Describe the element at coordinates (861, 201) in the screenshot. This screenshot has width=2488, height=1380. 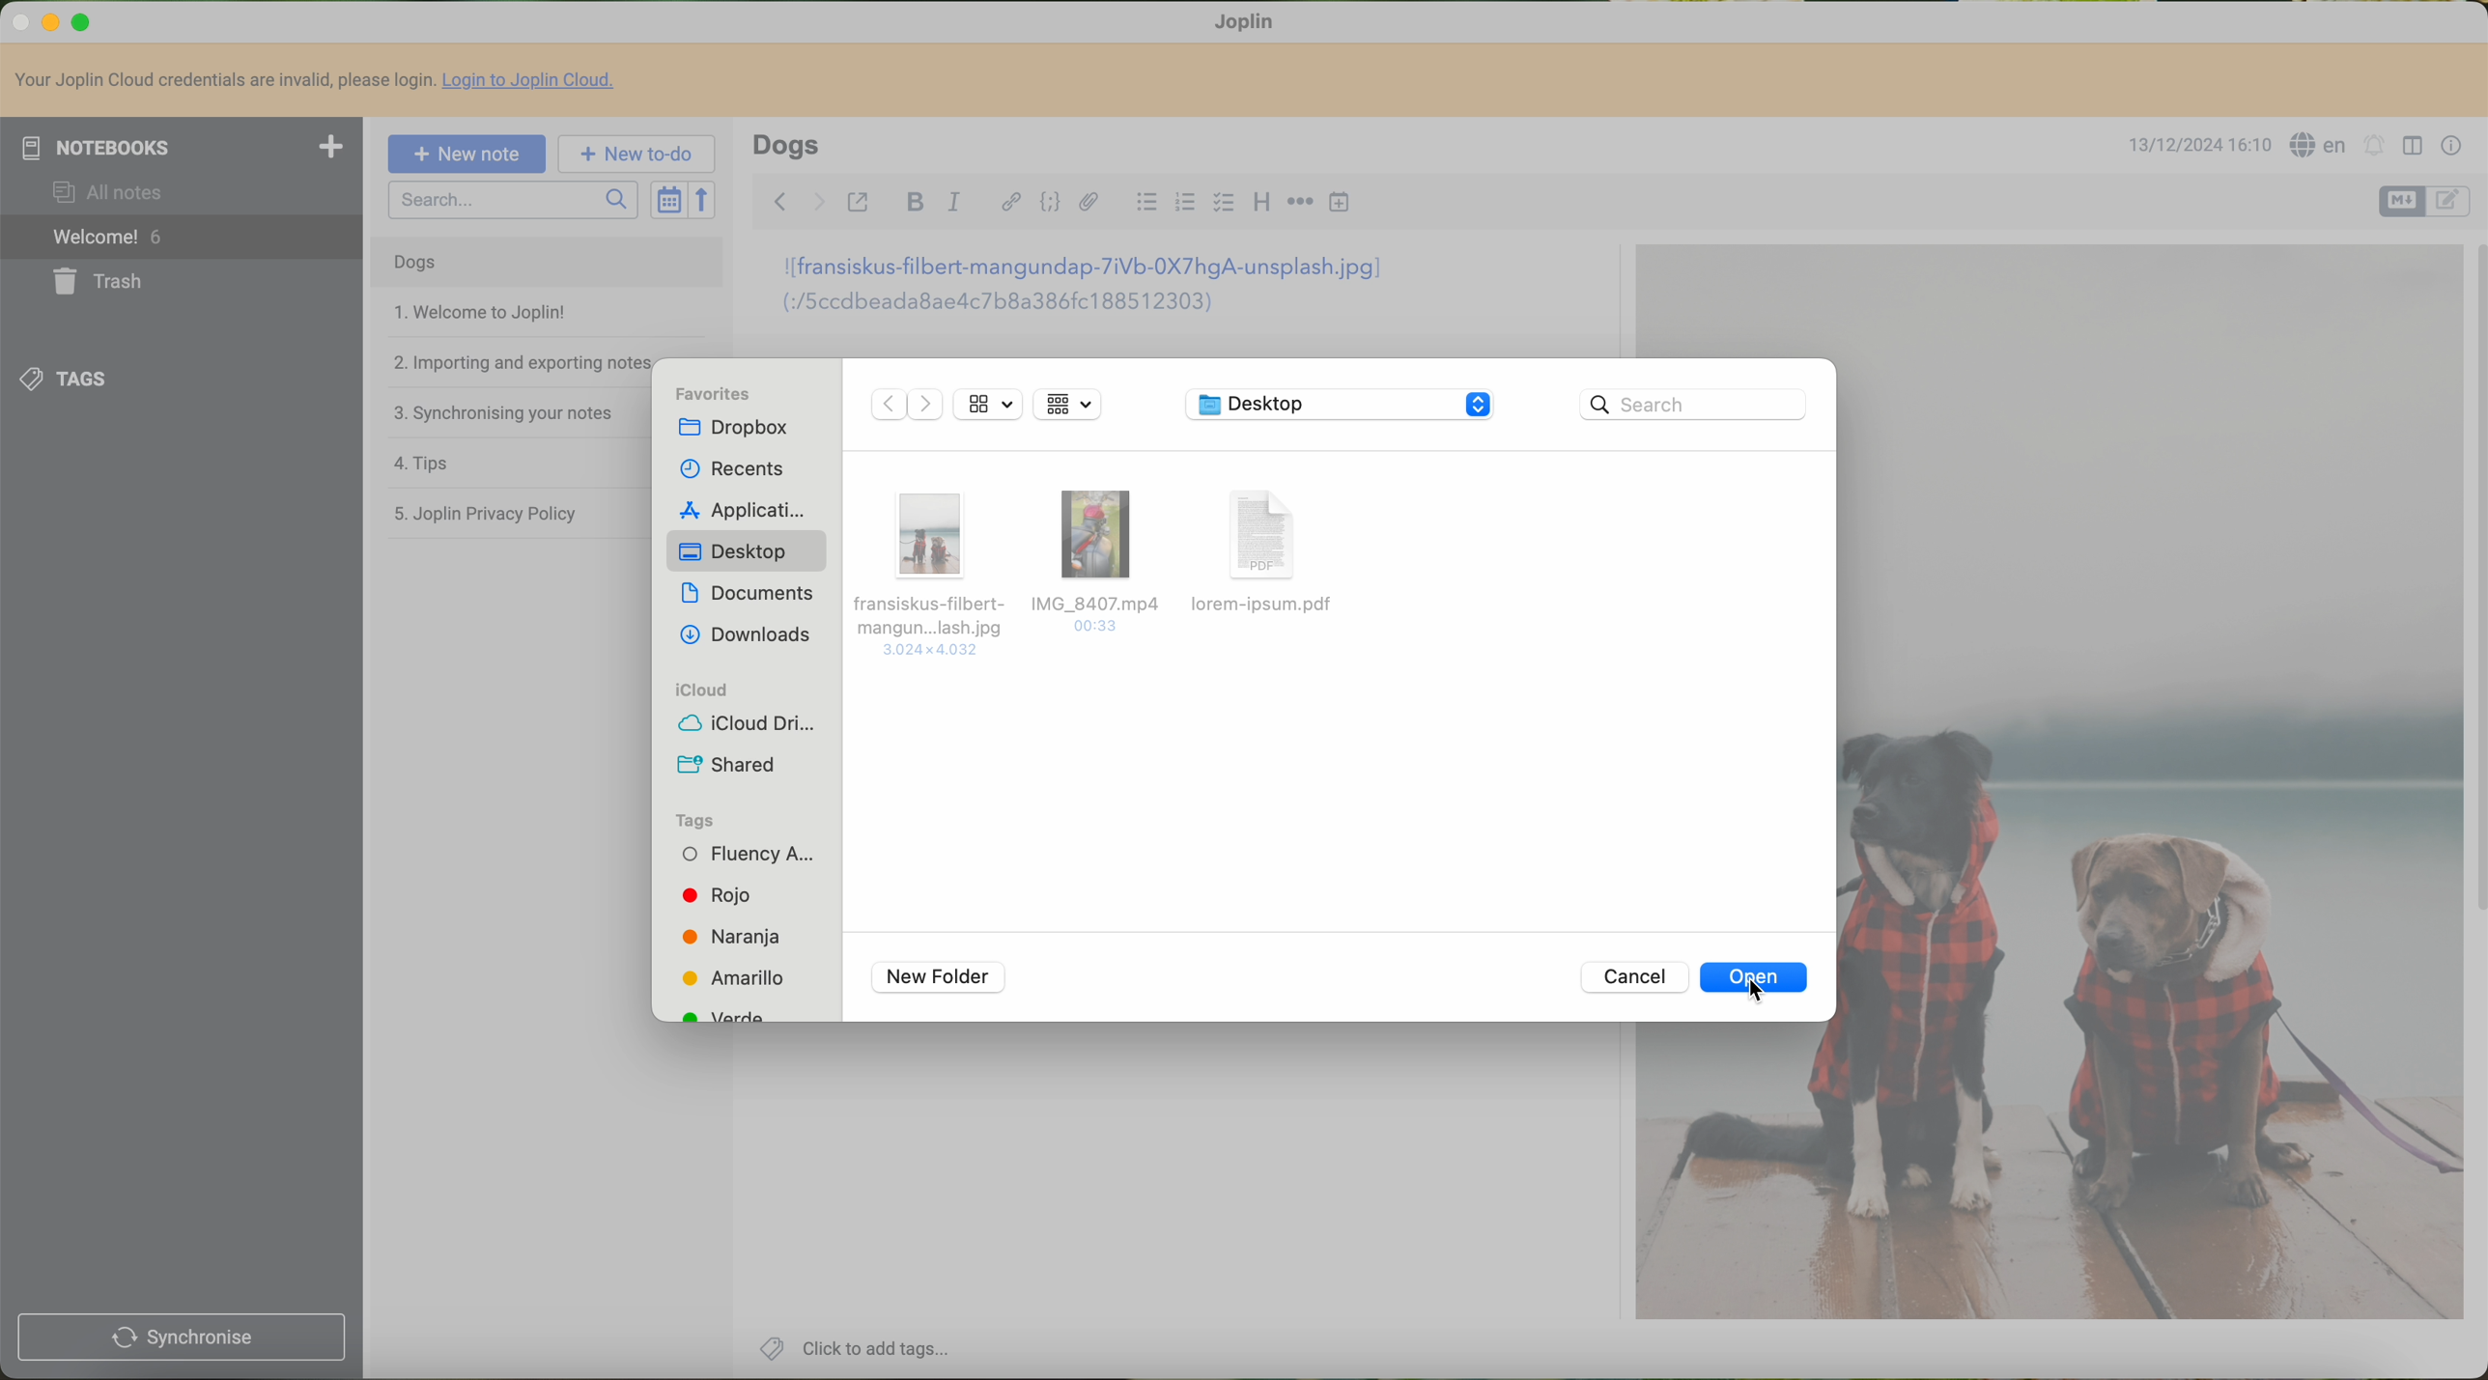
I see `toggle external editing` at that location.